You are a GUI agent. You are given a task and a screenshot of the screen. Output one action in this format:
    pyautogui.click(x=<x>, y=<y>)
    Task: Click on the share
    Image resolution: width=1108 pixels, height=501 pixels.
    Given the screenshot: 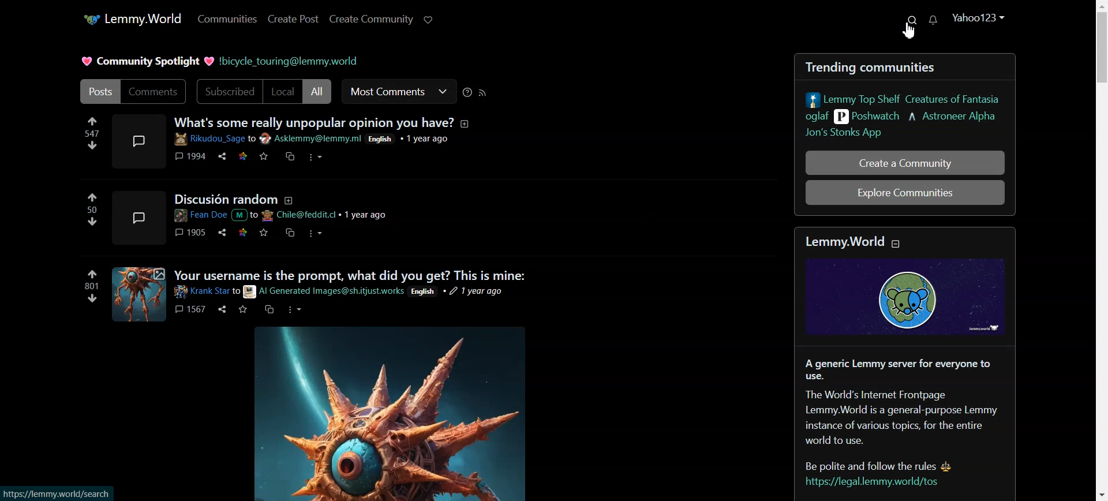 What is the action you would take?
    pyautogui.click(x=223, y=233)
    